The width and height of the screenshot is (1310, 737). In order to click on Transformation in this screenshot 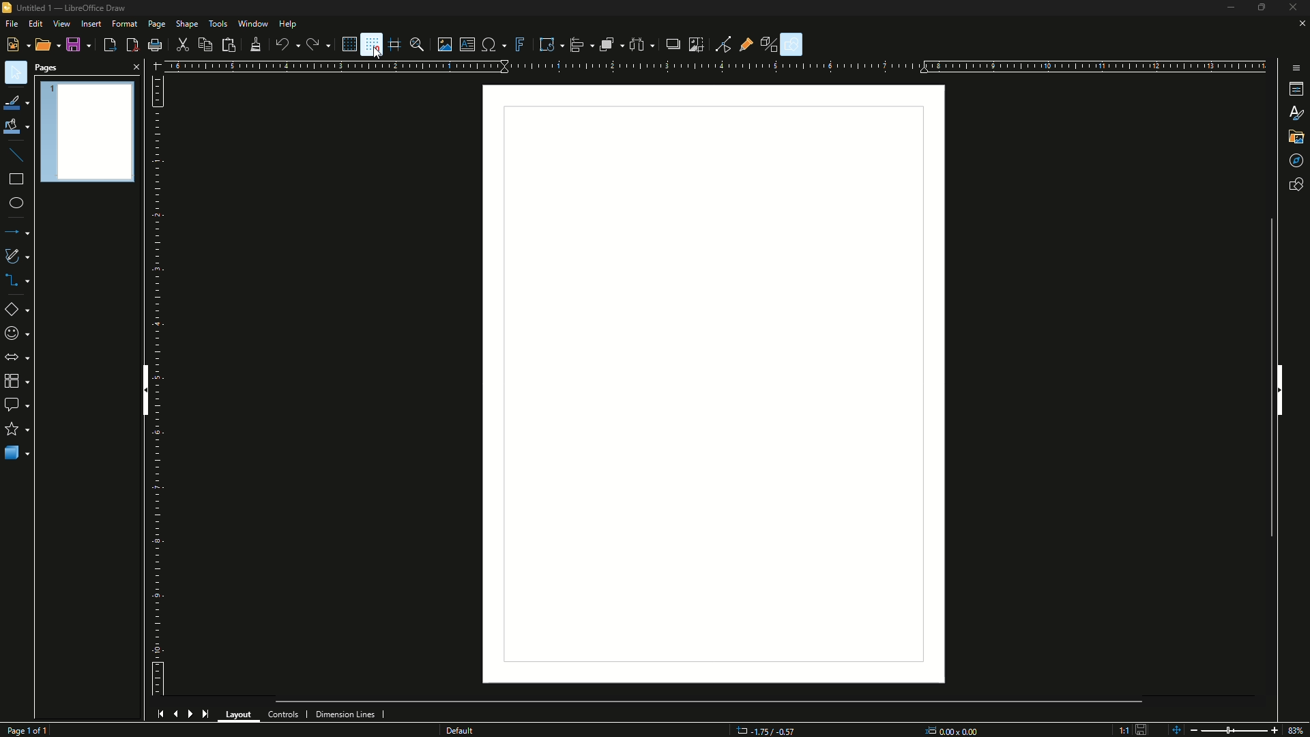, I will do `click(547, 44)`.